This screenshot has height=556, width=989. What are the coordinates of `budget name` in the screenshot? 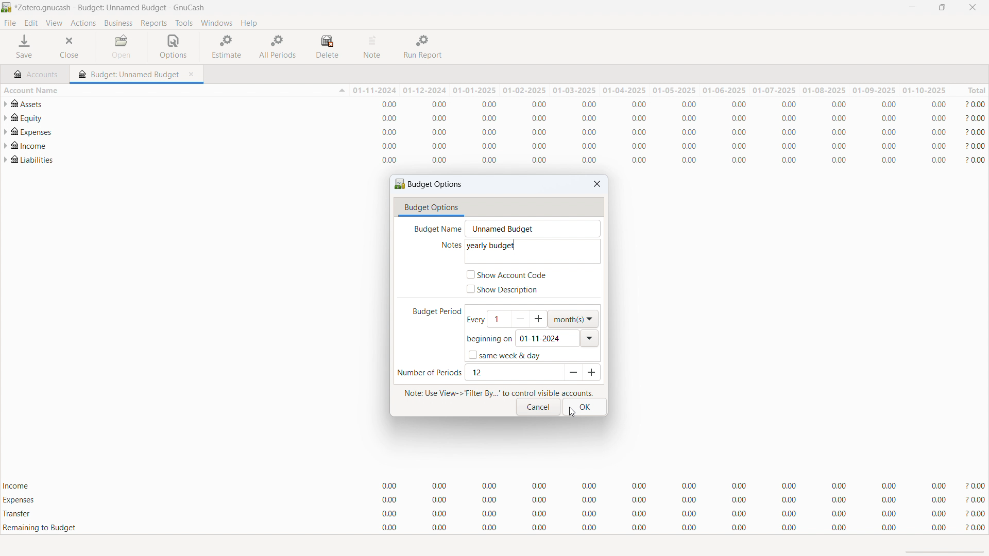 It's located at (532, 229).